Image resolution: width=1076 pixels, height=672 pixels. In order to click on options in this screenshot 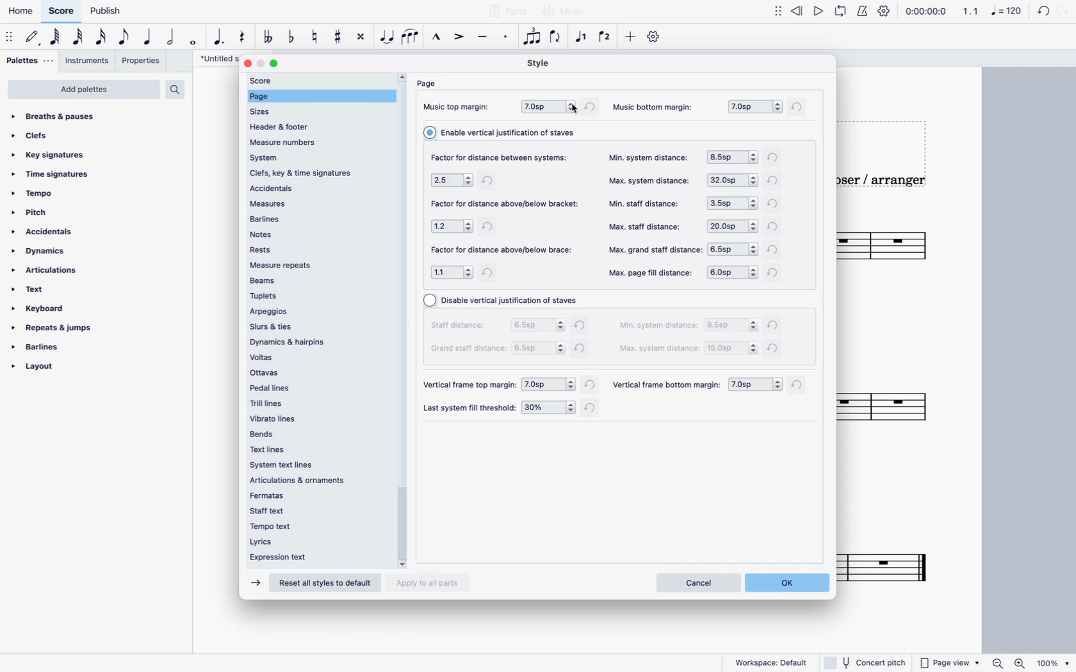, I will do `click(453, 180)`.